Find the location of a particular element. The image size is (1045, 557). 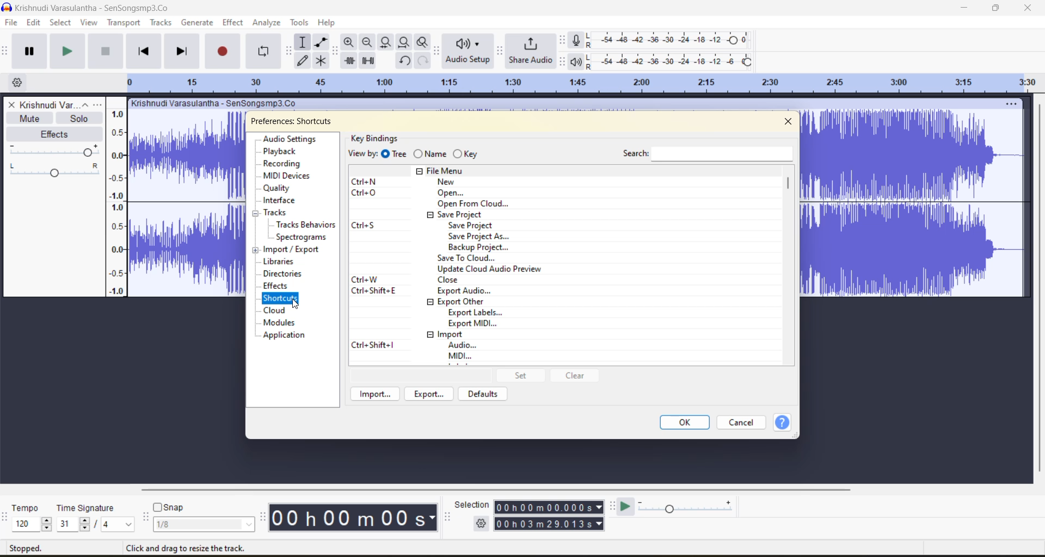

Scale to measure audio is located at coordinates (118, 196).